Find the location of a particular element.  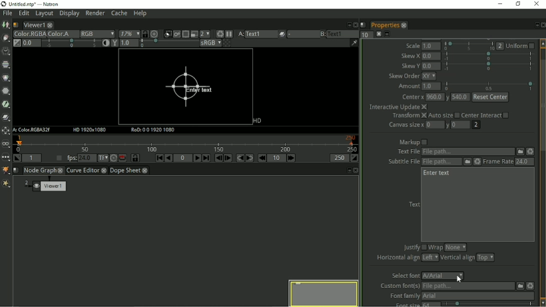

1.0 is located at coordinates (431, 87).